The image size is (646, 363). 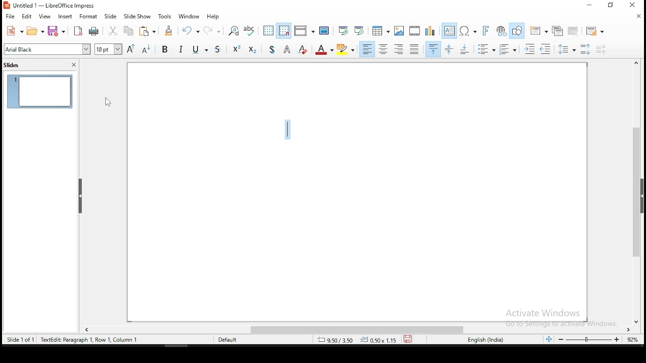 I want to click on Increase Indent, so click(x=529, y=49).